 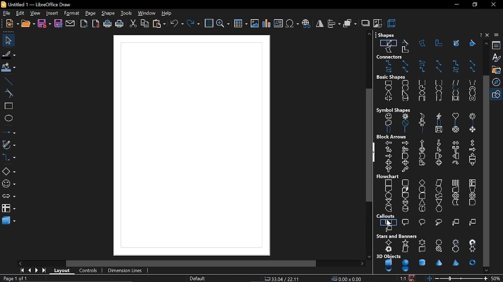 What do you see at coordinates (455, 163) in the screenshot?
I see `circular arrow` at bounding box center [455, 163].